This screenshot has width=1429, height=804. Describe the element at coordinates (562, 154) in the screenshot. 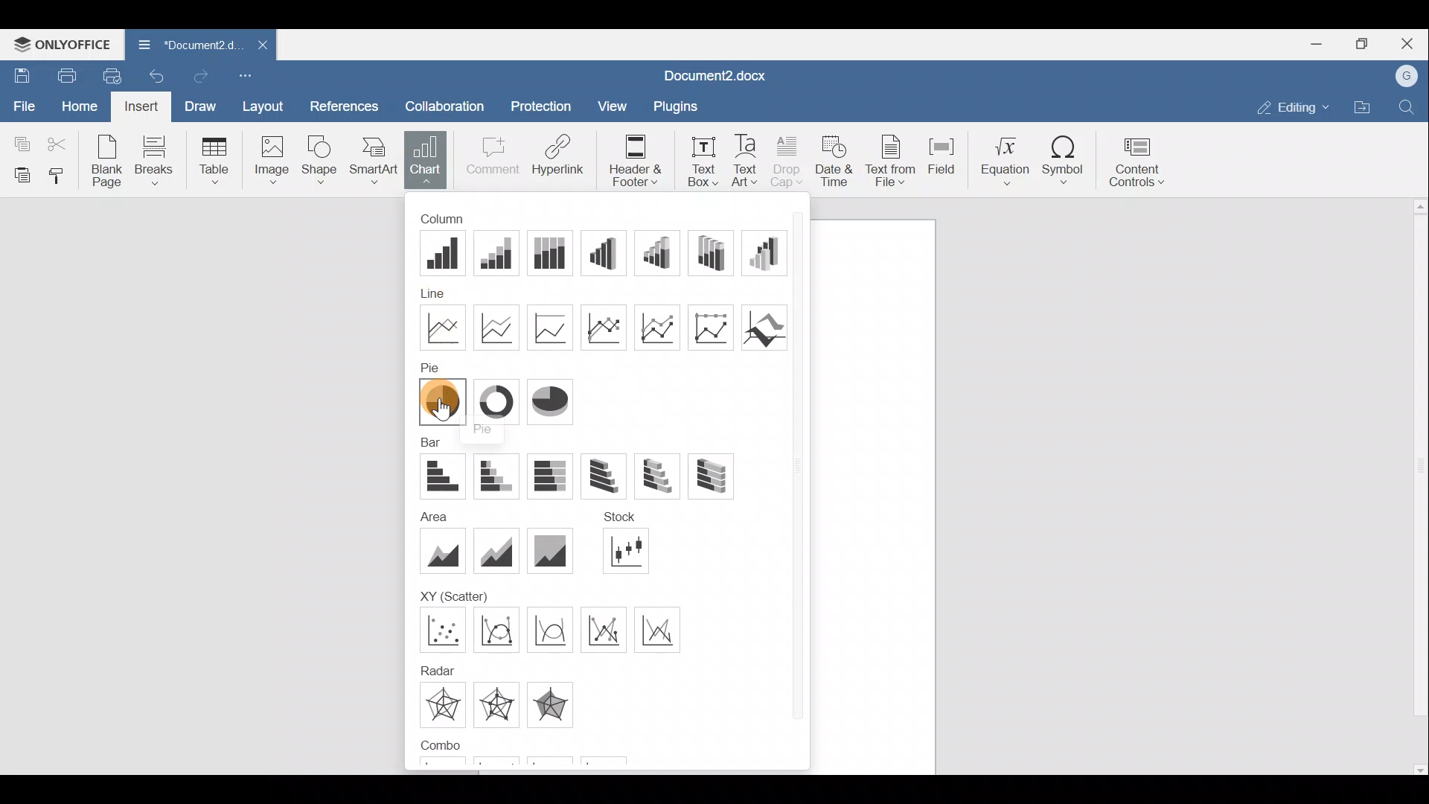

I see `Hyperlink` at that location.